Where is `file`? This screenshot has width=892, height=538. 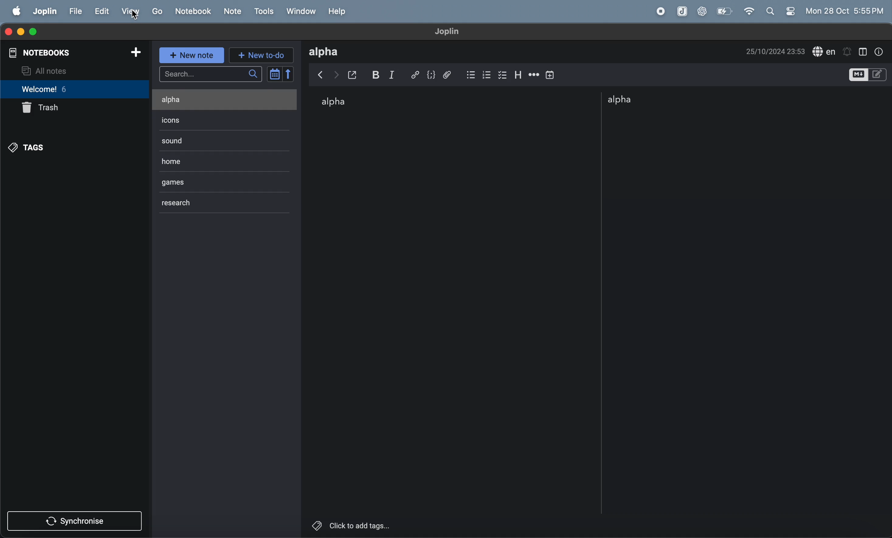
file is located at coordinates (76, 12).